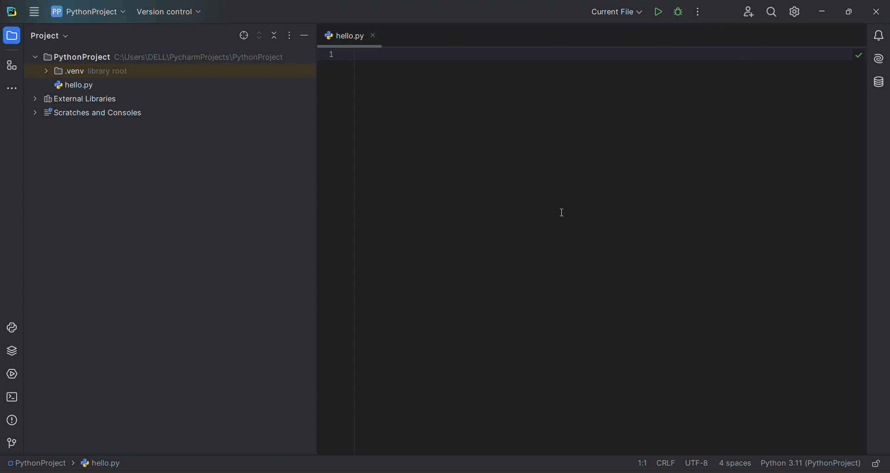 Image resolution: width=890 pixels, height=473 pixels. I want to click on project window, so click(12, 34).